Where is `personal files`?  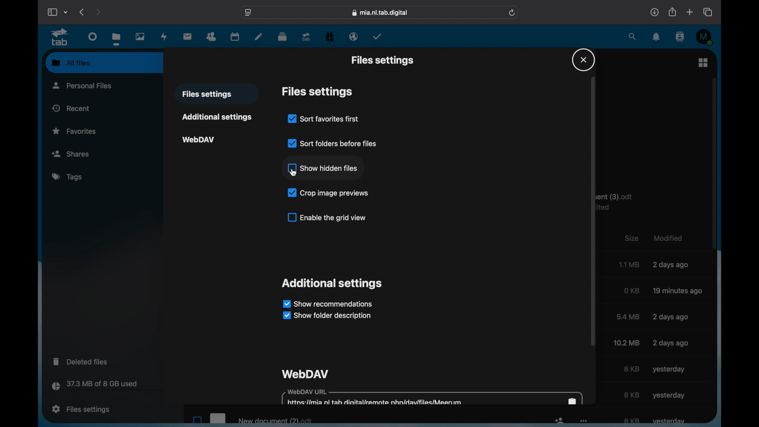 personal files is located at coordinates (82, 85).